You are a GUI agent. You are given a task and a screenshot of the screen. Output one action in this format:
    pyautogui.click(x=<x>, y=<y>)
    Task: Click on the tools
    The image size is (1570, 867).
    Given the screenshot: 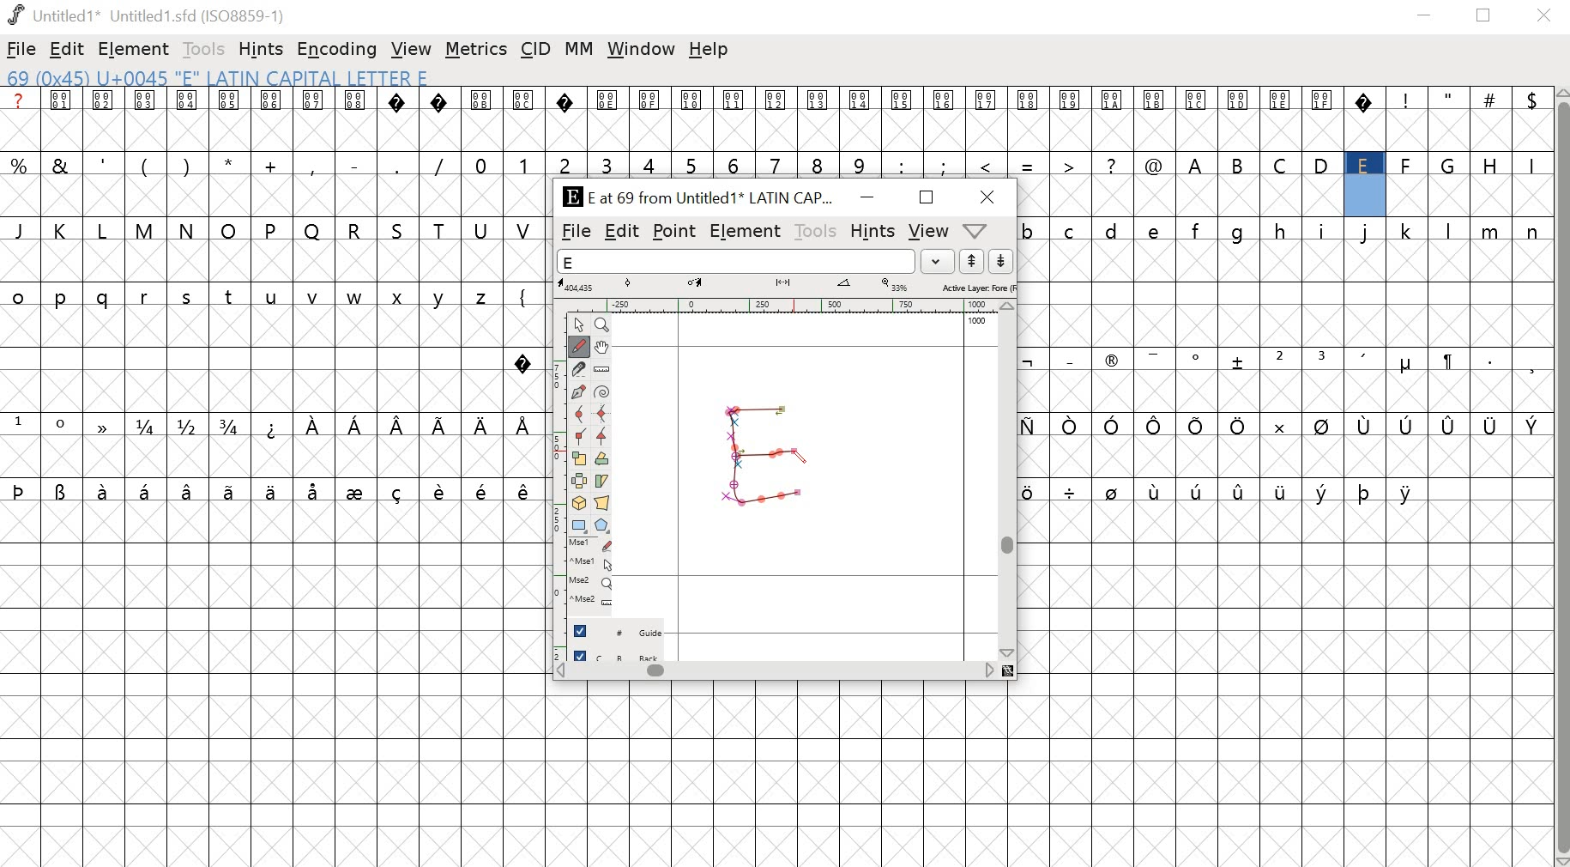 What is the action you would take?
    pyautogui.click(x=813, y=230)
    